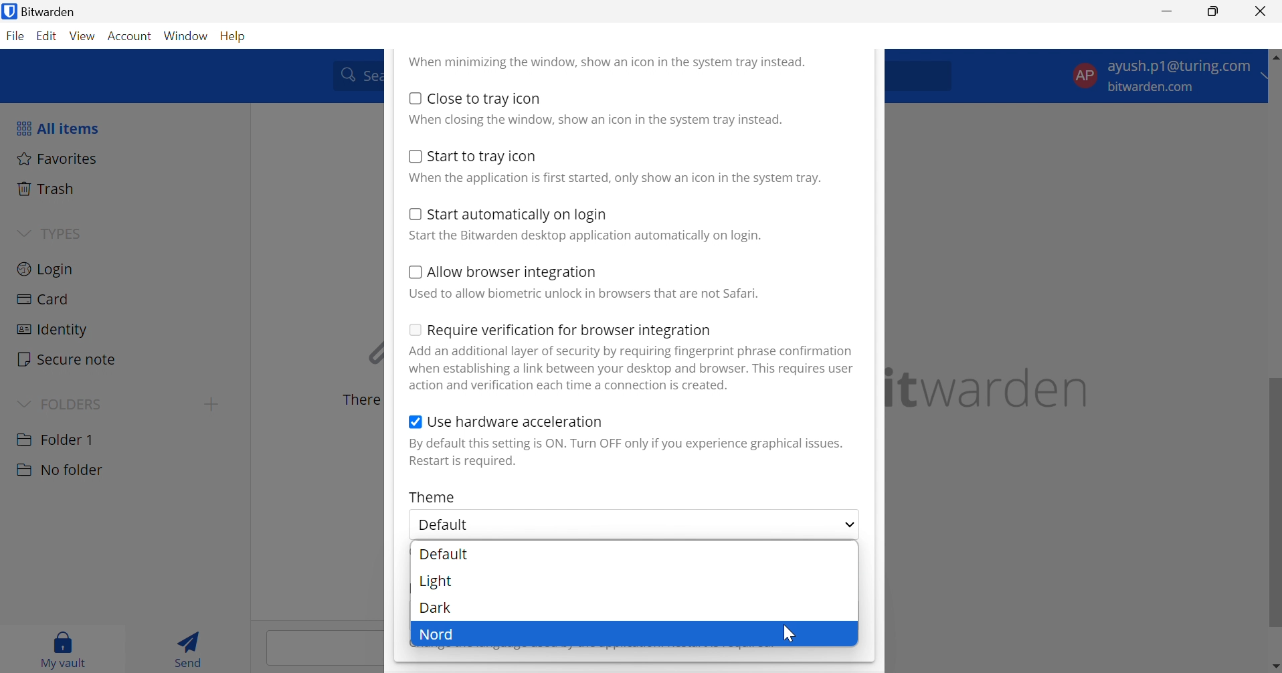 This screenshot has height=673, width=1282. I want to click on Add folder, so click(211, 404).